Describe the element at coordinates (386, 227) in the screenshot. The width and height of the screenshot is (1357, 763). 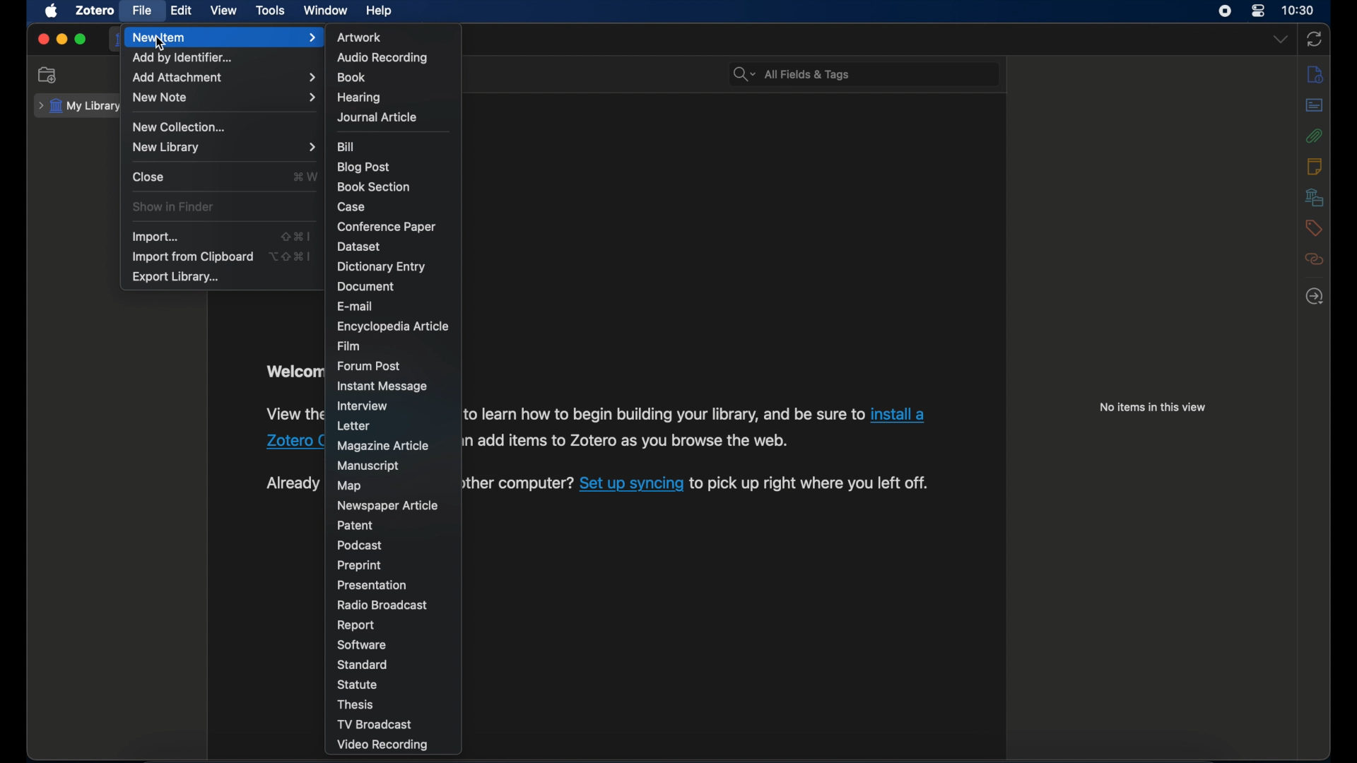
I see `conference paper` at that location.